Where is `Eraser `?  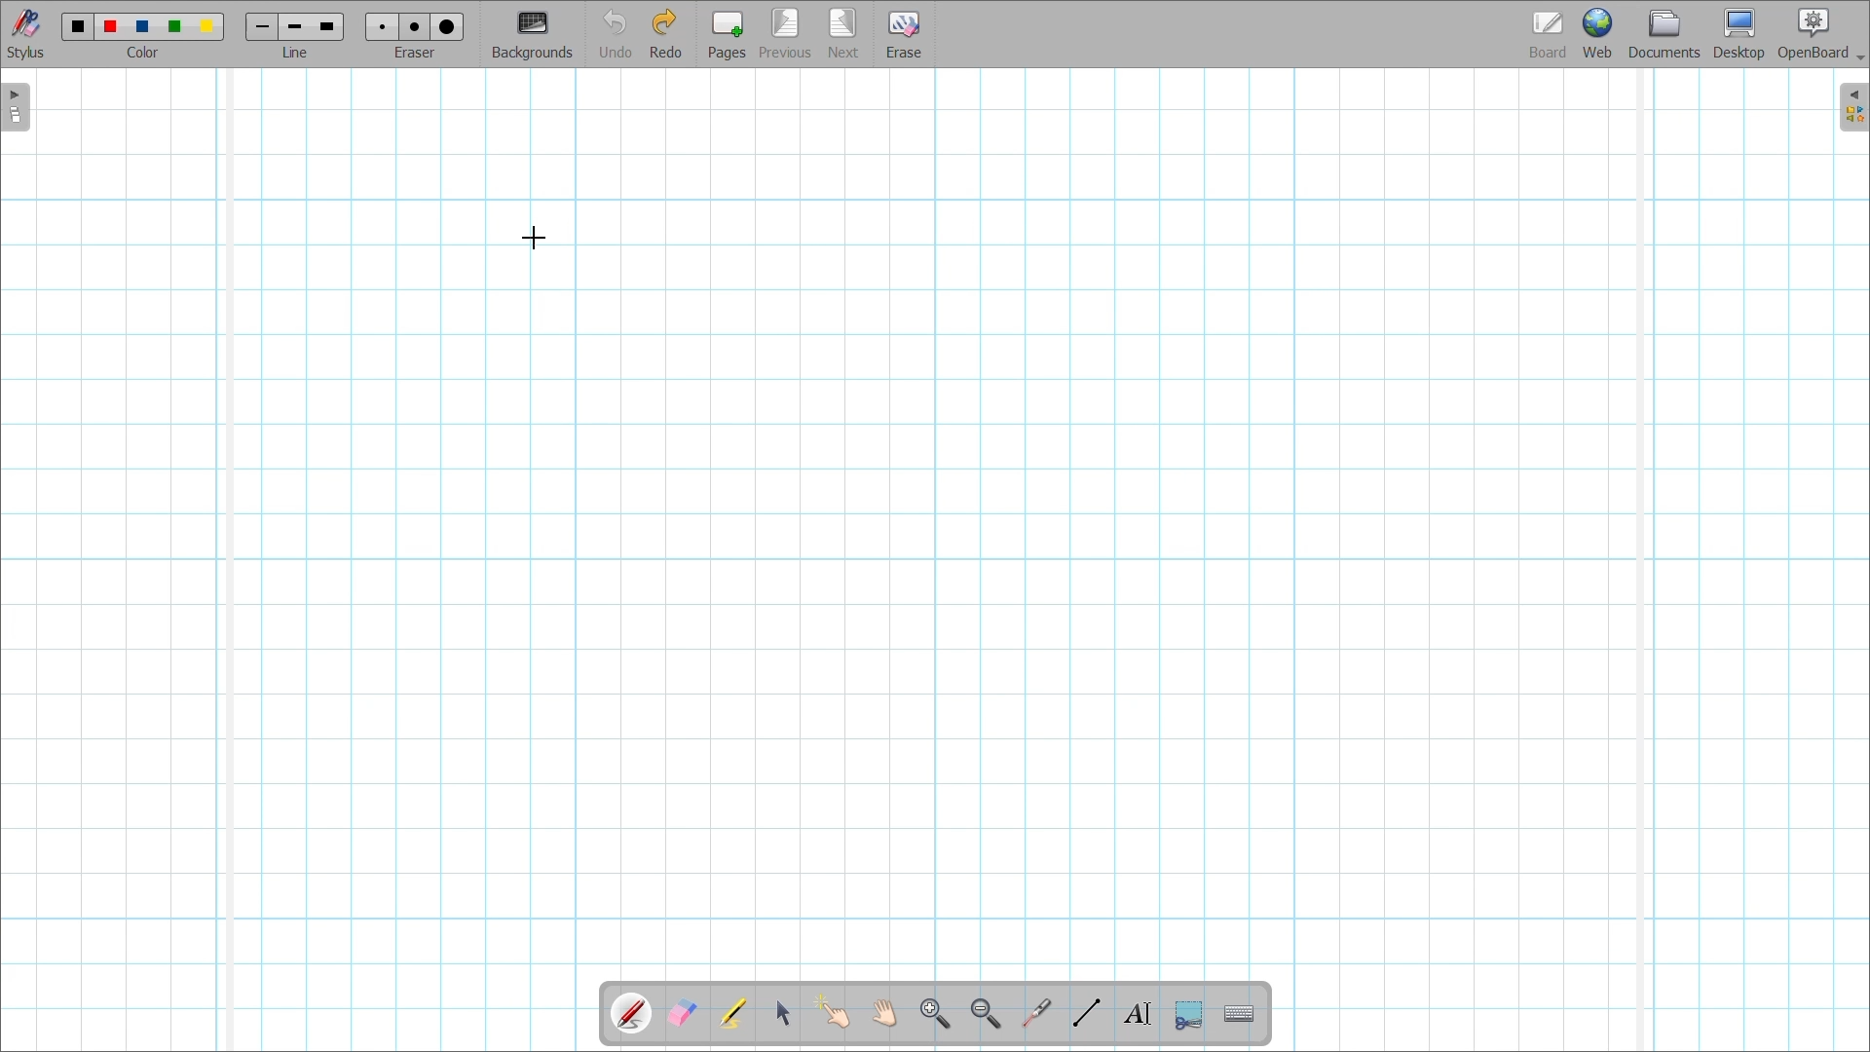 Eraser  is located at coordinates (414, 53).